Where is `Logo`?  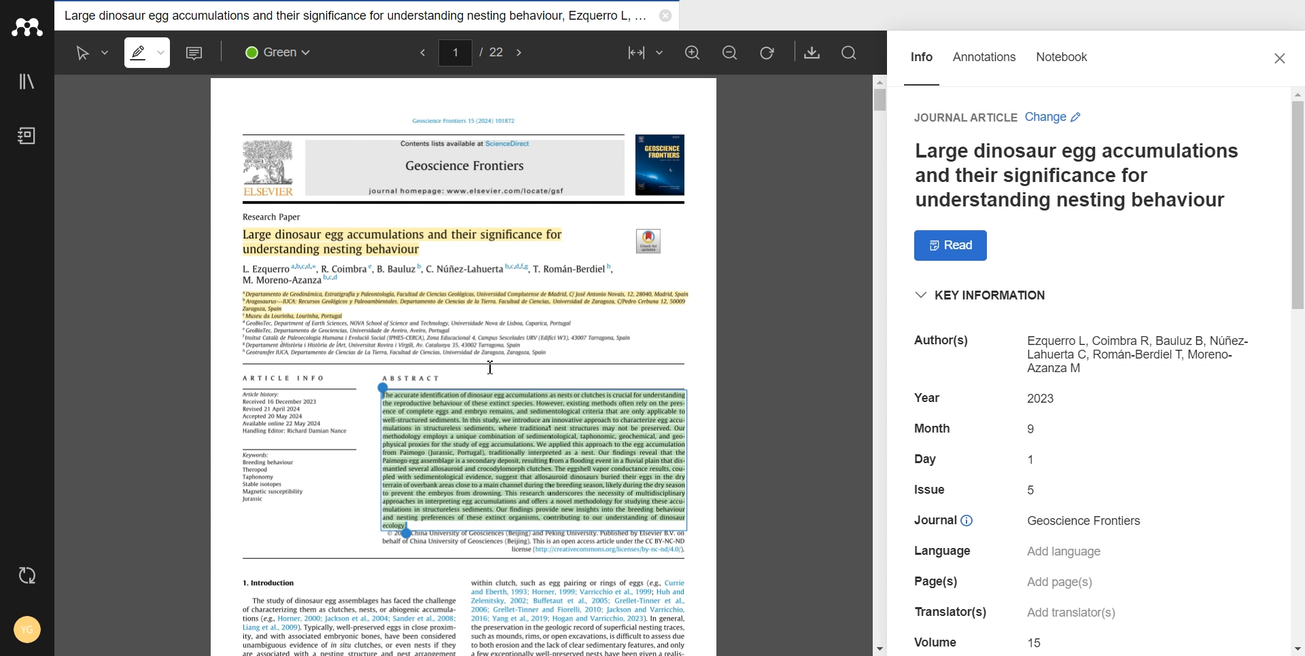 Logo is located at coordinates (27, 27).